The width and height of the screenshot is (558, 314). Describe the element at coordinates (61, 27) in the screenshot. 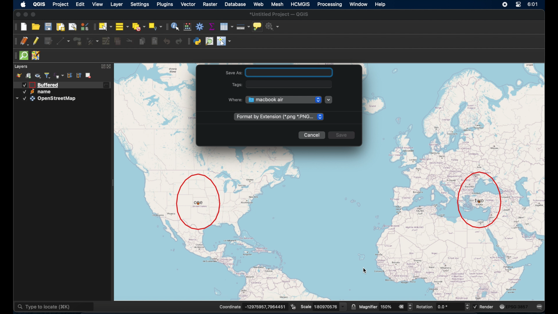

I see `print layout` at that location.